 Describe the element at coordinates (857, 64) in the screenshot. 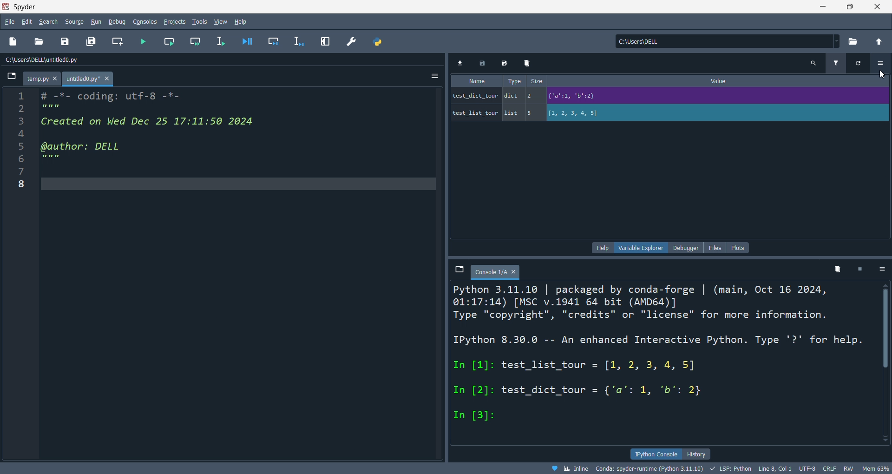

I see `refresh` at that location.